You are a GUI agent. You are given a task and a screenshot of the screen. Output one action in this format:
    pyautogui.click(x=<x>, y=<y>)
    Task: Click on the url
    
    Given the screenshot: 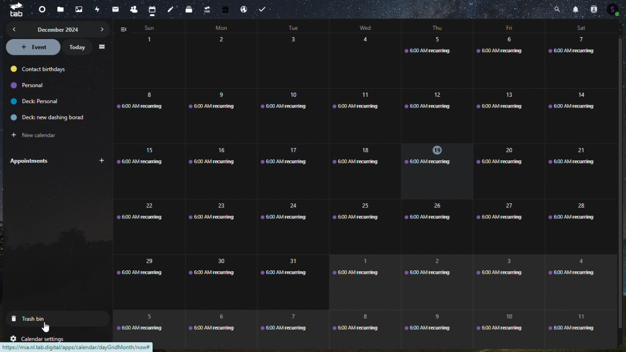 What is the action you would take?
    pyautogui.click(x=77, y=348)
    